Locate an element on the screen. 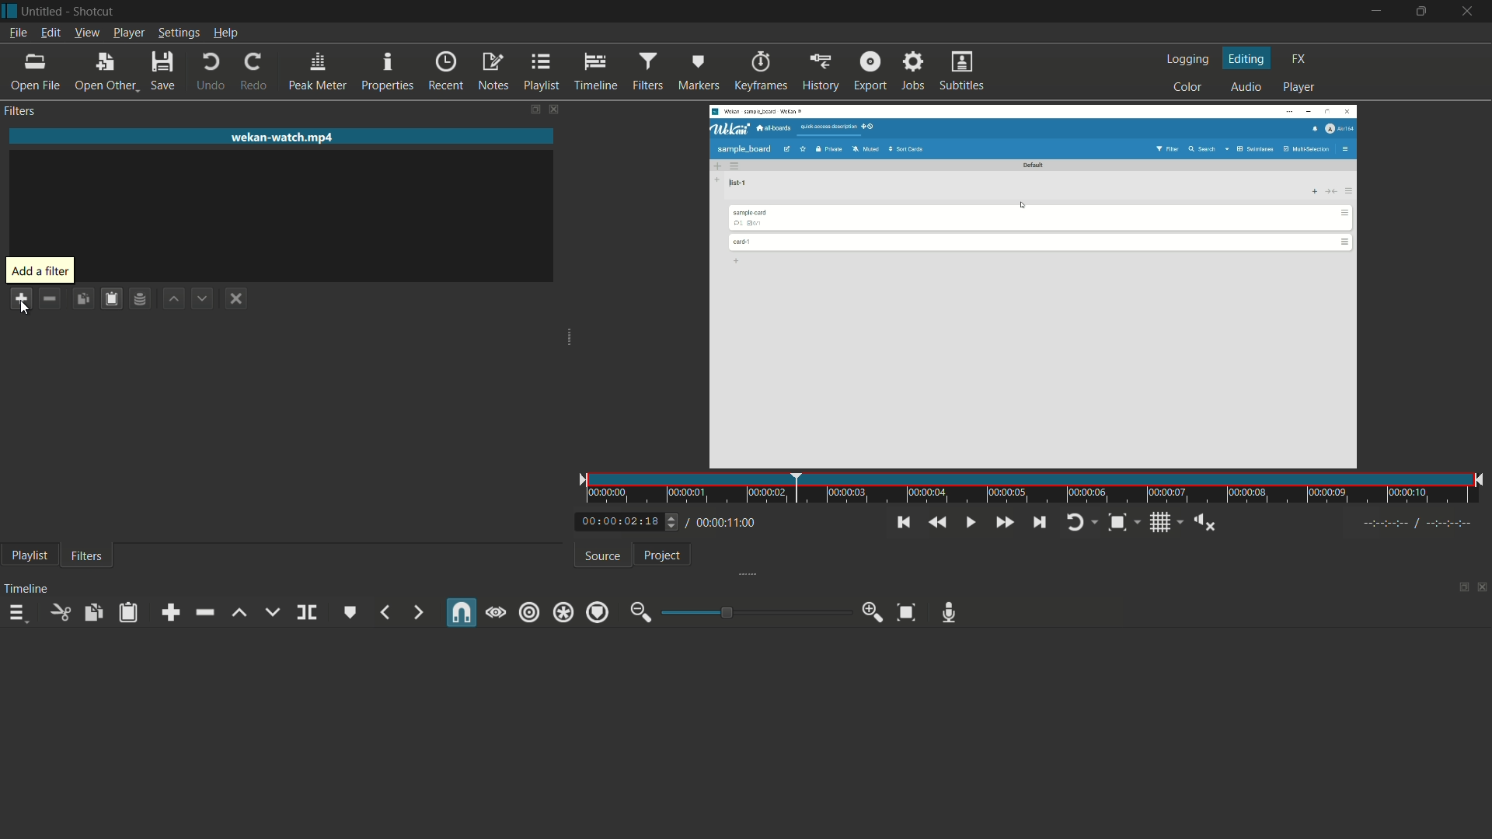  deselect the filter is located at coordinates (237, 299).